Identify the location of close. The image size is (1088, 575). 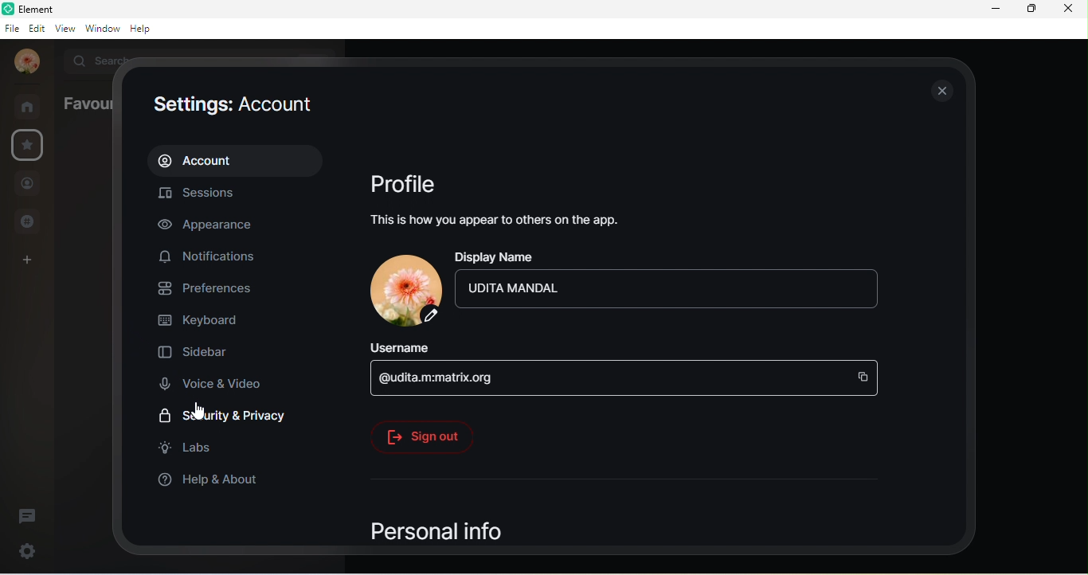
(941, 90).